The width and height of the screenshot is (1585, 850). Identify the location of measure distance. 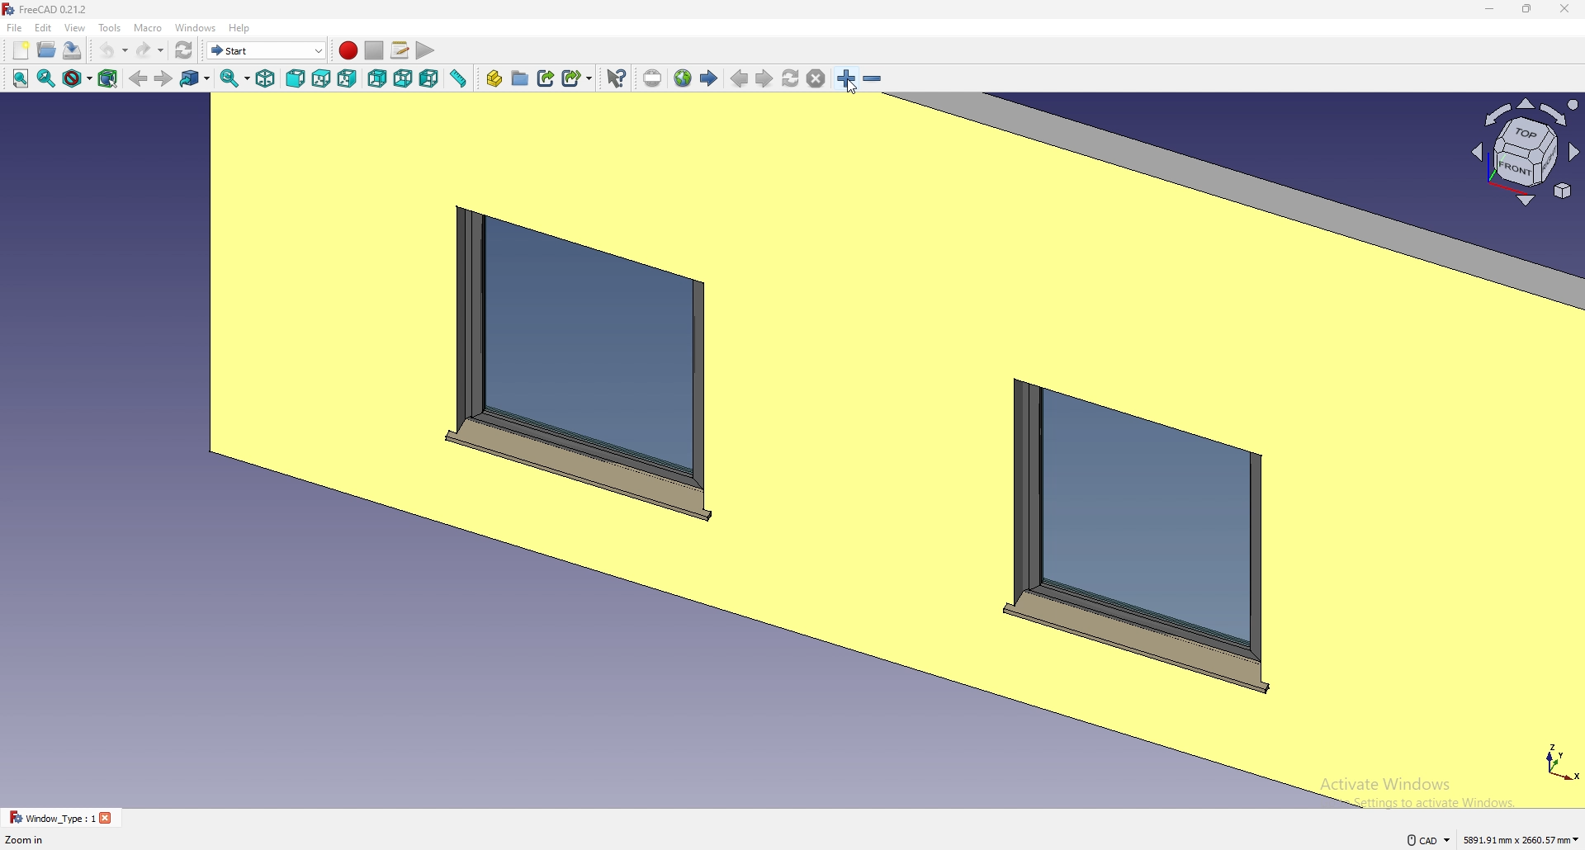
(457, 78).